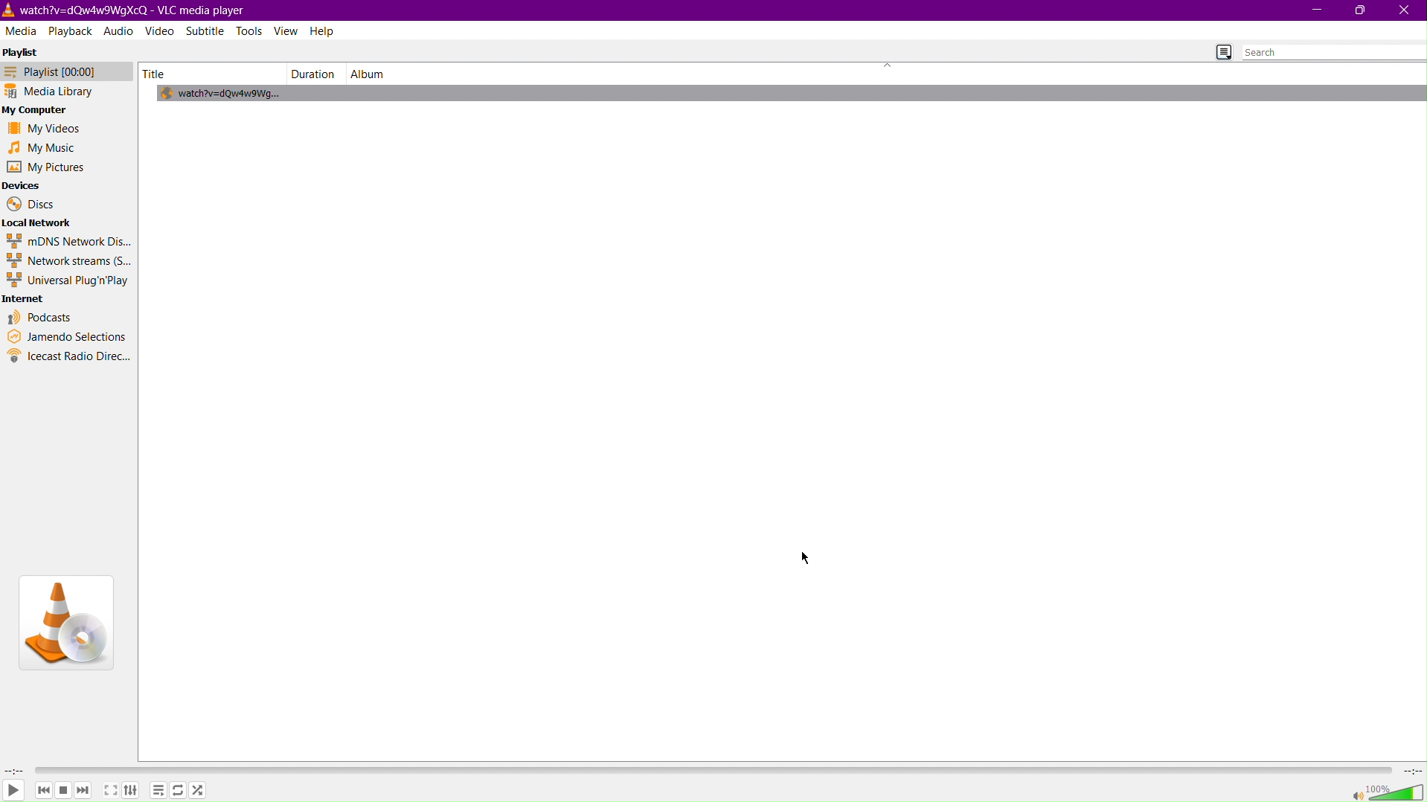  What do you see at coordinates (44, 792) in the screenshot?
I see `Skip Back` at bounding box center [44, 792].